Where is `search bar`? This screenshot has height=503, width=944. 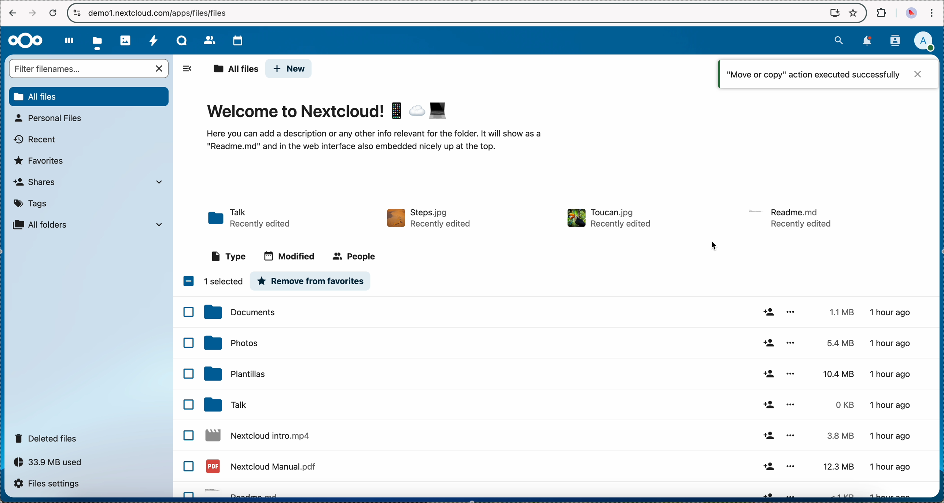 search bar is located at coordinates (90, 68).